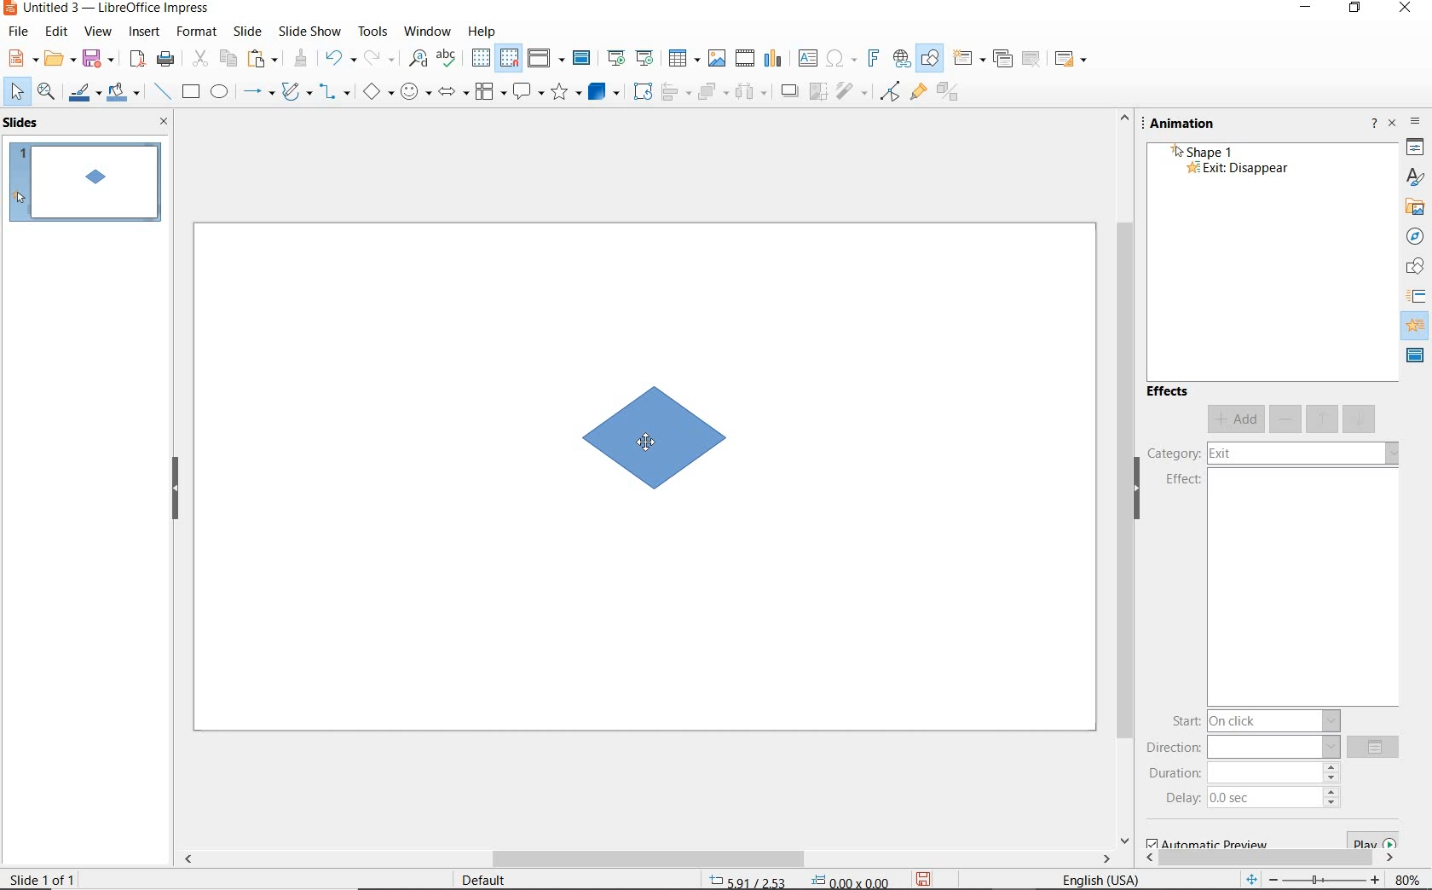 Image resolution: width=1432 pixels, height=890 pixels. Describe the element at coordinates (647, 59) in the screenshot. I see `start from current slide` at that location.